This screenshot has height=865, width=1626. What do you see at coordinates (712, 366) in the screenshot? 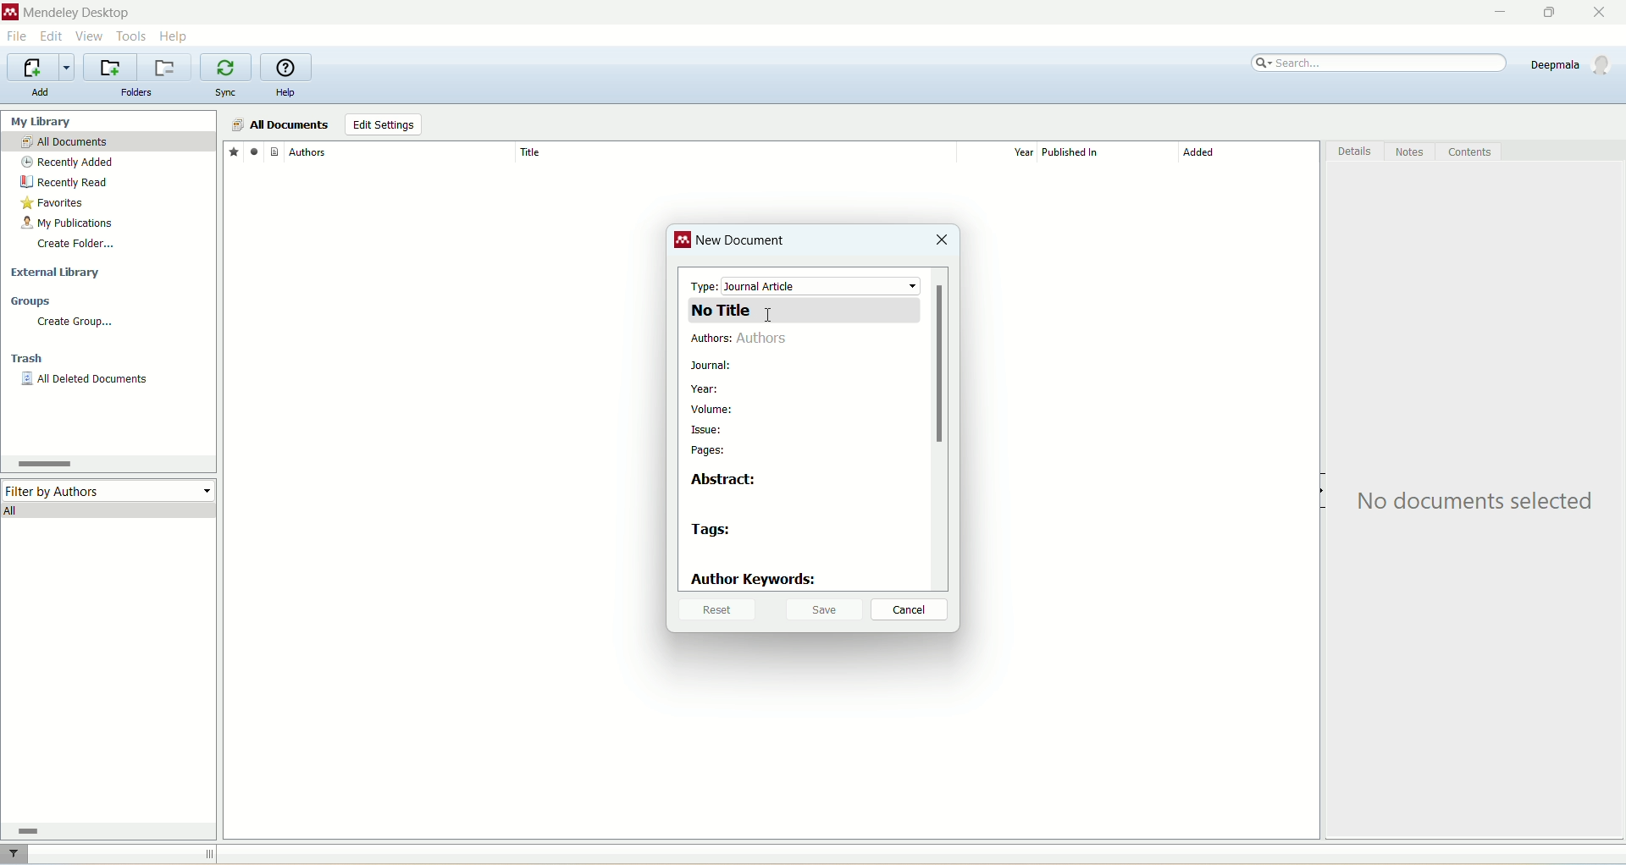
I see `journal` at bounding box center [712, 366].